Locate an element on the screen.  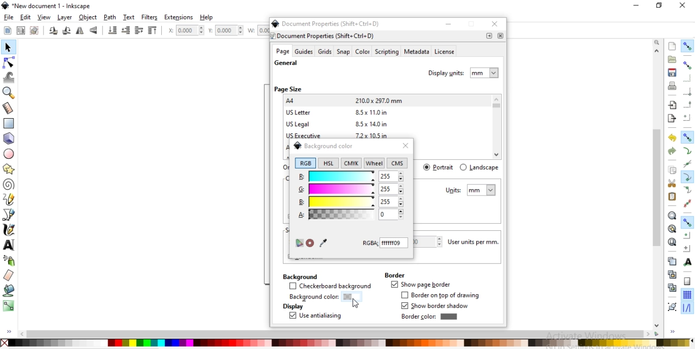
snap bounding box corners is located at coordinates (687, 92).